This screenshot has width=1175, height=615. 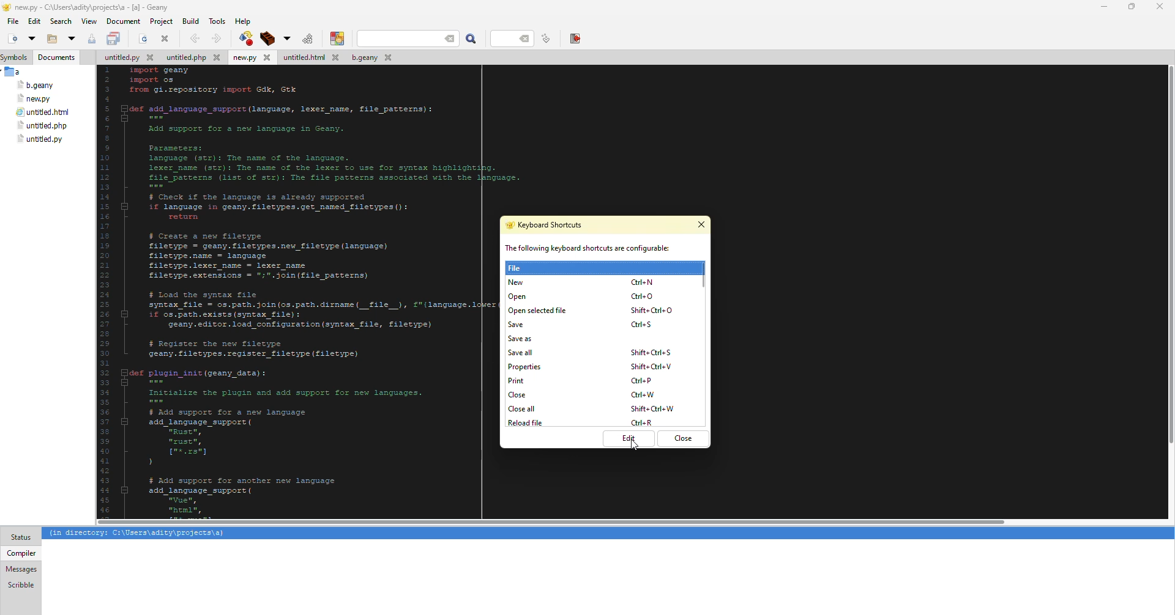 What do you see at coordinates (515, 38) in the screenshot?
I see `line number` at bounding box center [515, 38].